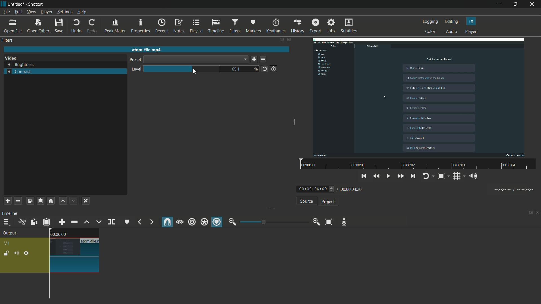  Describe the element at coordinates (47, 12) in the screenshot. I see `player menu` at that location.